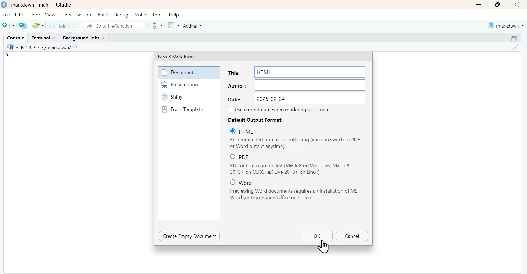 The height and width of the screenshot is (274, 527). What do you see at coordinates (19, 15) in the screenshot?
I see `Edit` at bounding box center [19, 15].